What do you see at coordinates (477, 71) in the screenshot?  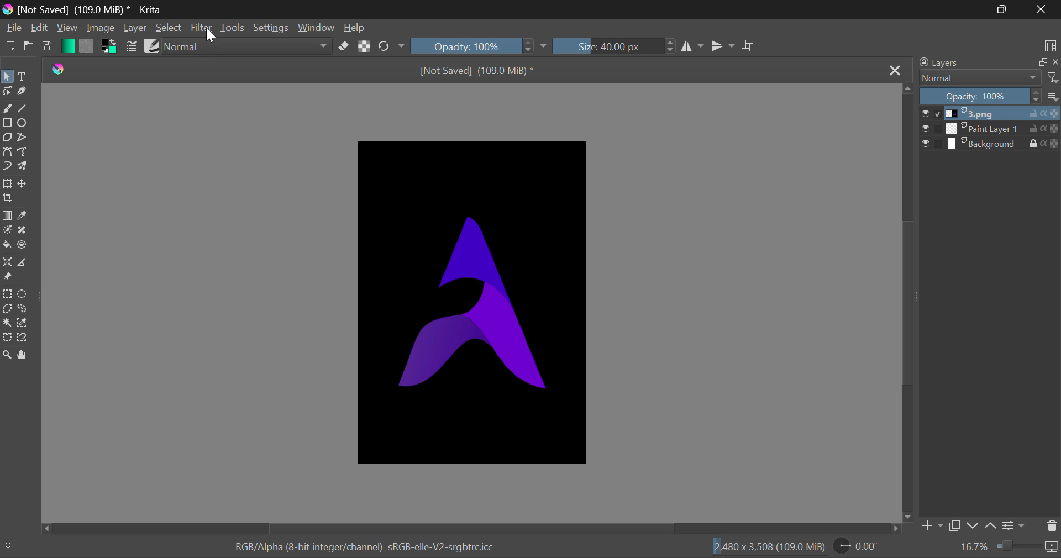 I see `[Not Saved] (109.0 MiB) *` at bounding box center [477, 71].